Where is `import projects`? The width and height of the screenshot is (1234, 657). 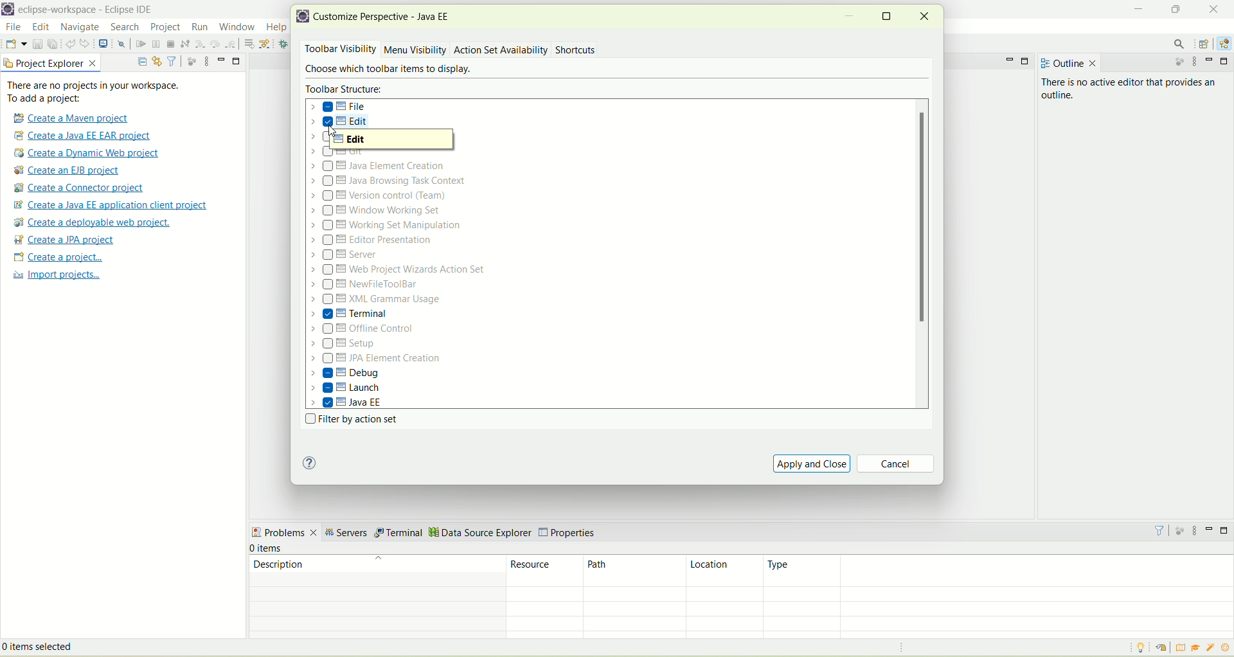 import projects is located at coordinates (55, 276).